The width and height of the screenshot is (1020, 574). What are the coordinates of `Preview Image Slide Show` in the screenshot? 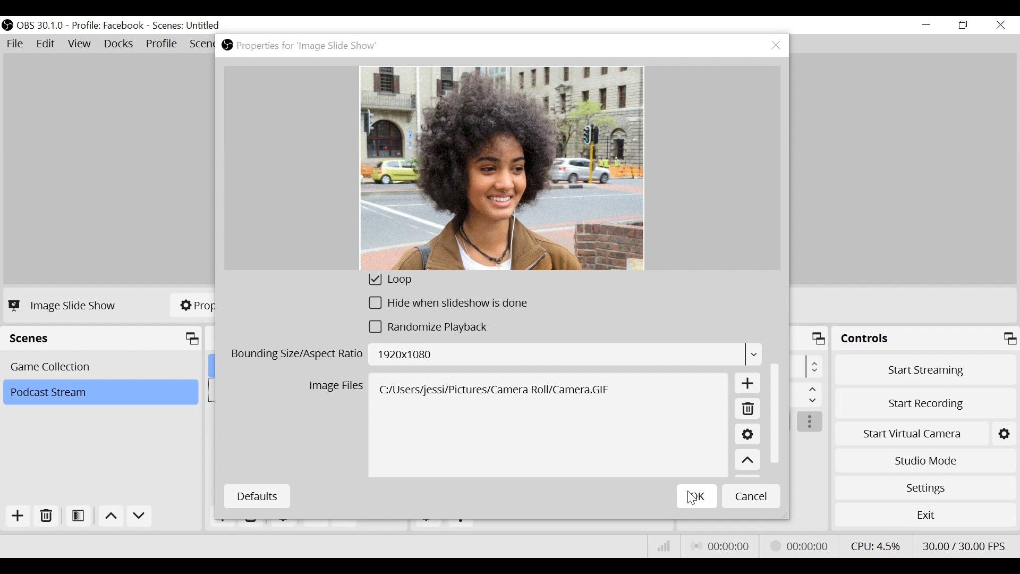 It's located at (501, 168).